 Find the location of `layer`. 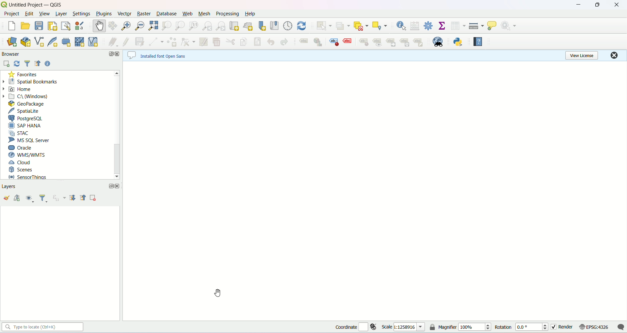

layer is located at coordinates (60, 14).